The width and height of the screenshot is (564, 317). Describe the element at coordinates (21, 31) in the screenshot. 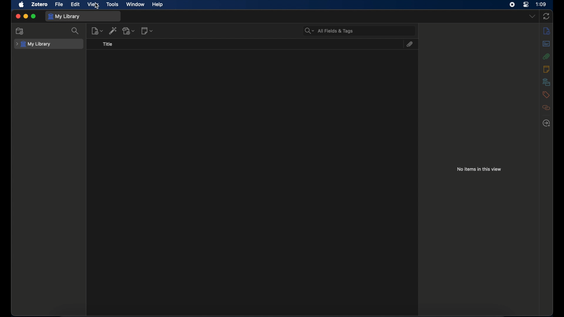

I see `new collections` at that location.